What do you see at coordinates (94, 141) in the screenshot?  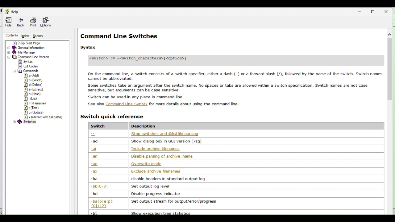 I see `-ad` at bounding box center [94, 141].